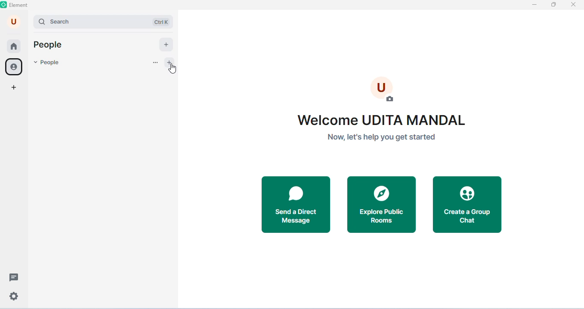  I want to click on start chat, so click(171, 62).